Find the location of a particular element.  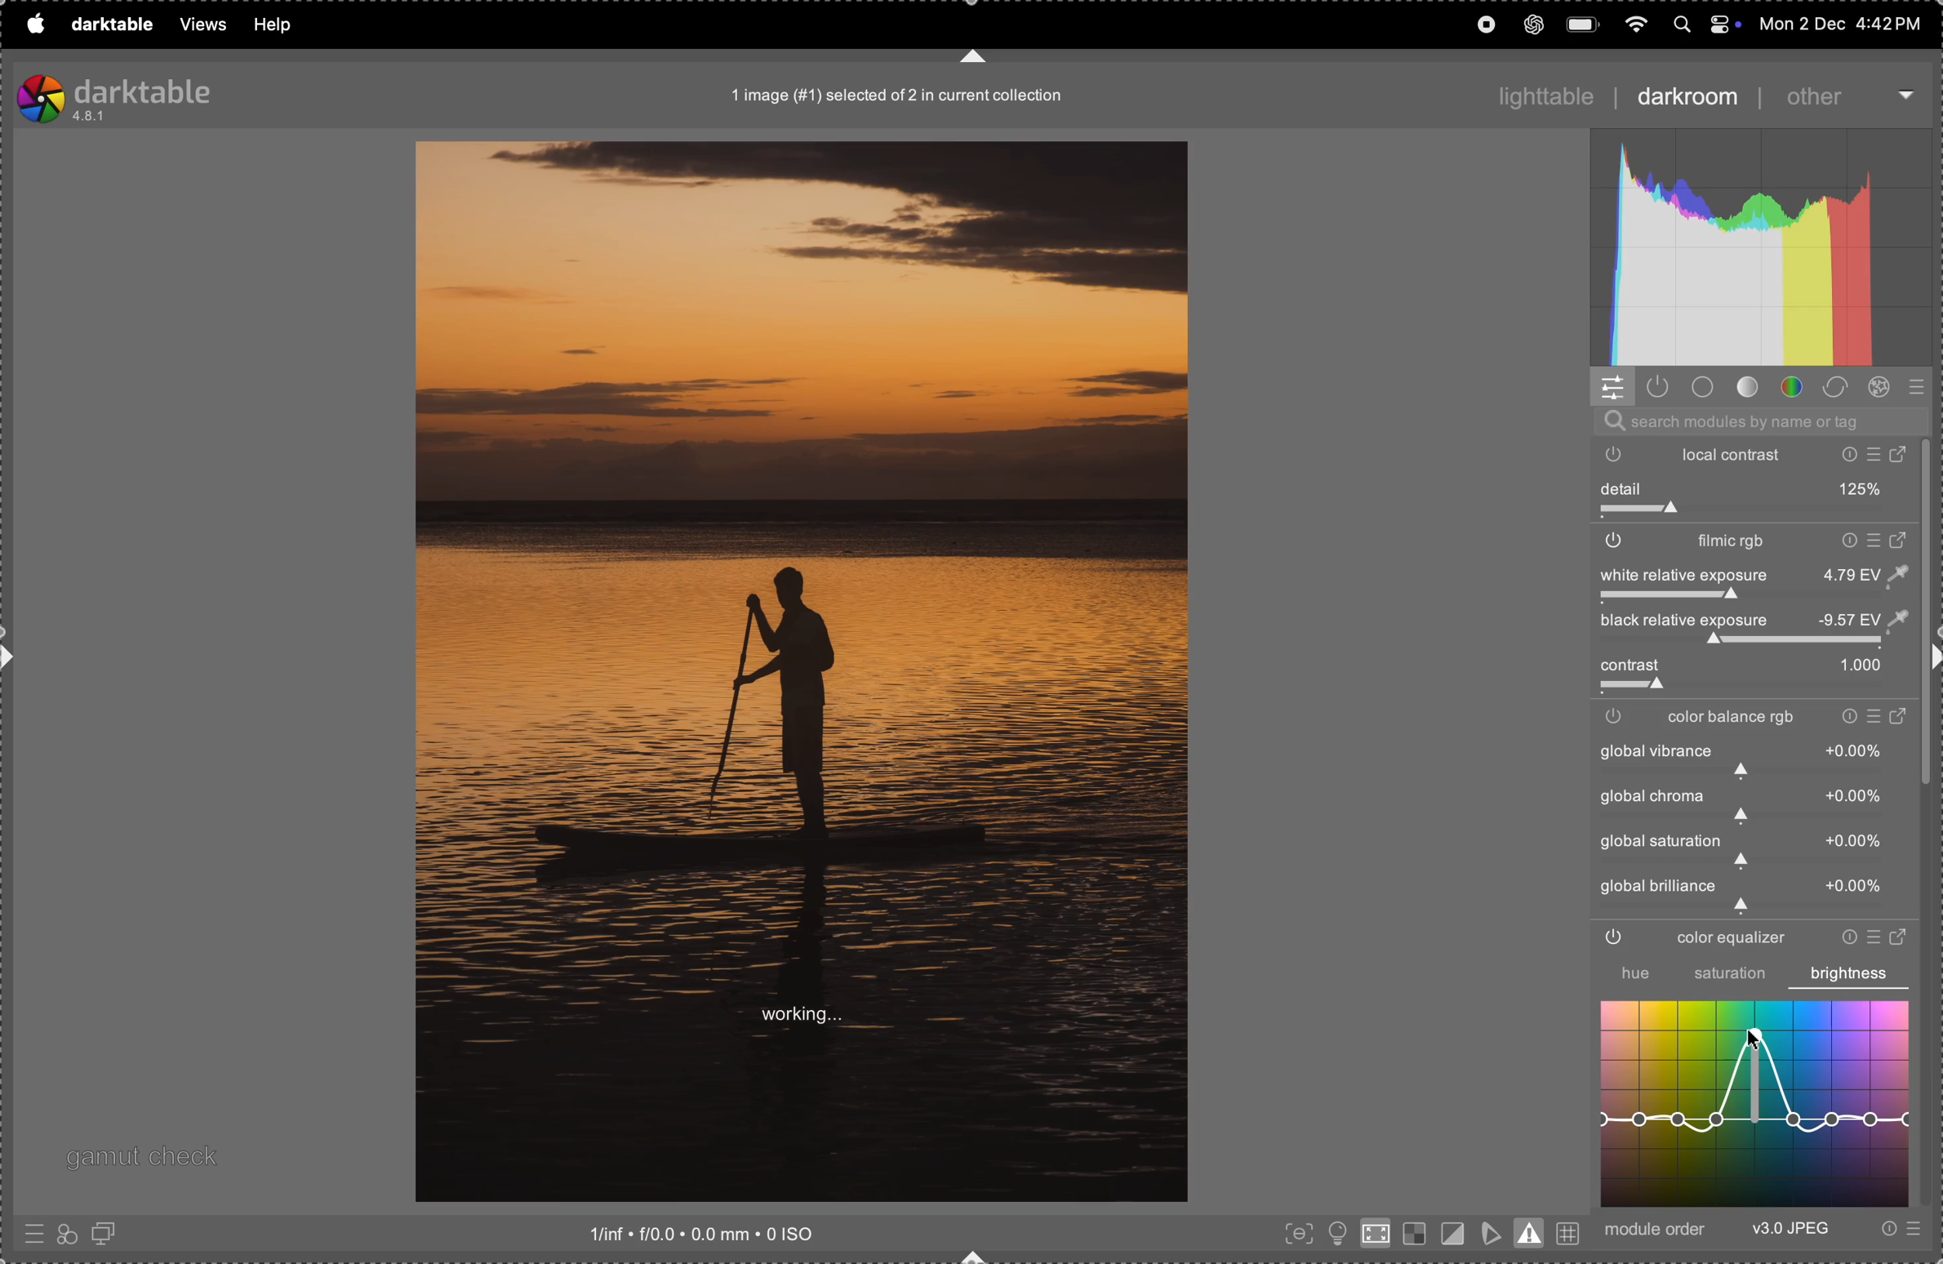

detail is located at coordinates (1756, 488).